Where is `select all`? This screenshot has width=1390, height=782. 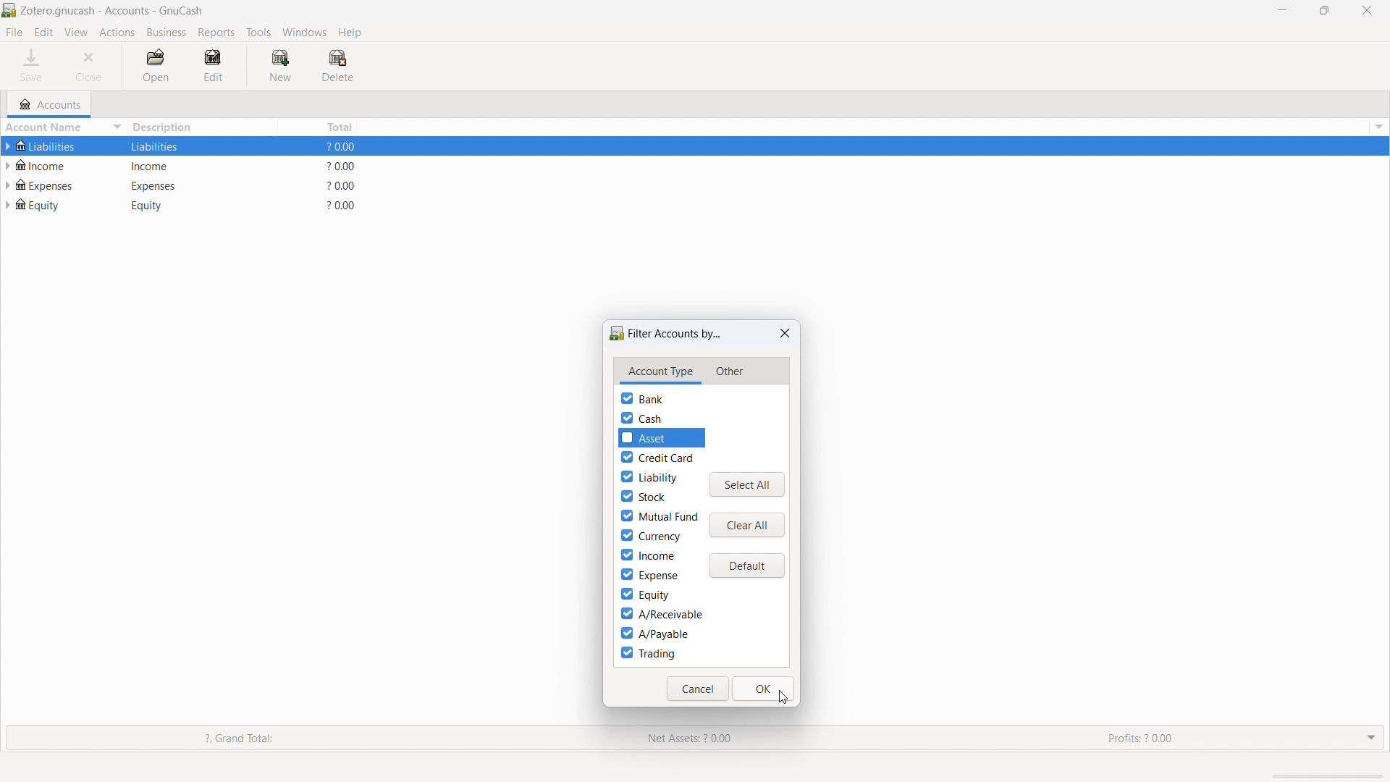 select all is located at coordinates (747, 485).